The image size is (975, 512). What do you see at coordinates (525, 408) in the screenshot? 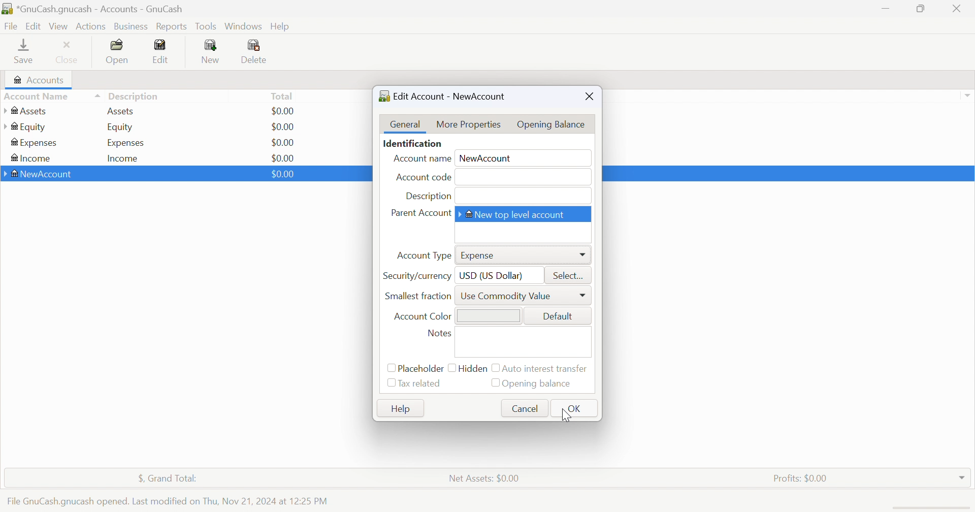
I see `Cancel` at bounding box center [525, 408].